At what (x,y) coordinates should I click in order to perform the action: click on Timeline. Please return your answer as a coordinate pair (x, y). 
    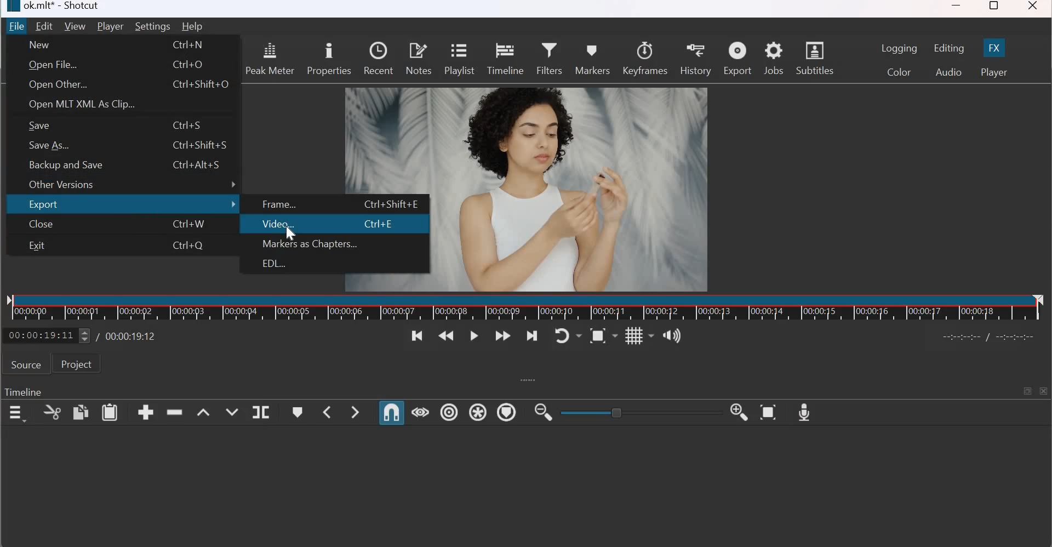
    Looking at the image, I should click on (529, 308).